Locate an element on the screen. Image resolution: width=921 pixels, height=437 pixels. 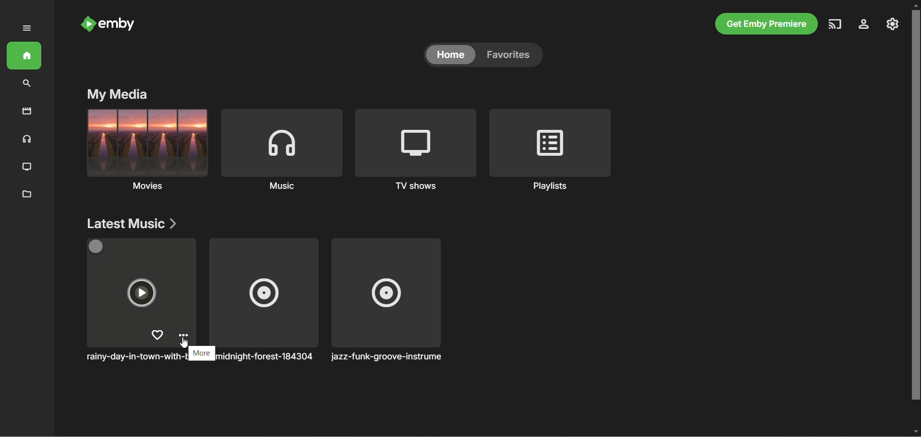
home is located at coordinates (450, 54).